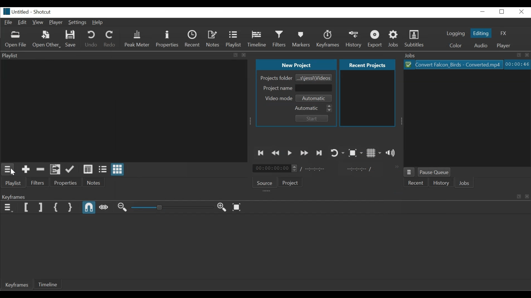  What do you see at coordinates (278, 99) in the screenshot?
I see `Video mode` at bounding box center [278, 99].